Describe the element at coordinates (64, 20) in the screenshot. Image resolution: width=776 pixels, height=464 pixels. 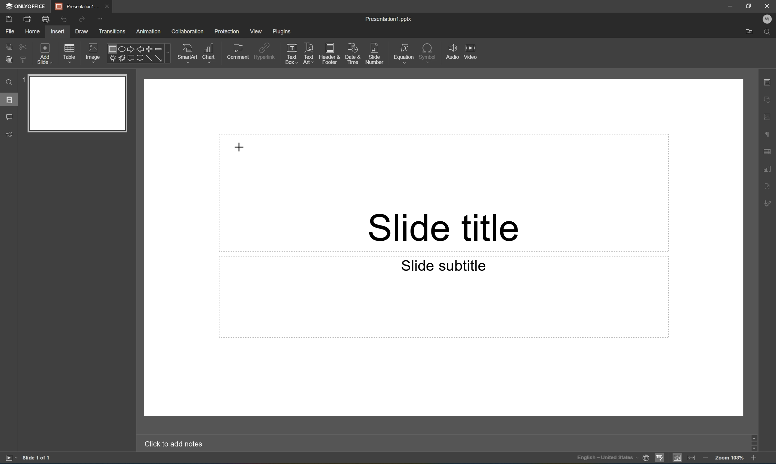
I see `Undo` at that location.